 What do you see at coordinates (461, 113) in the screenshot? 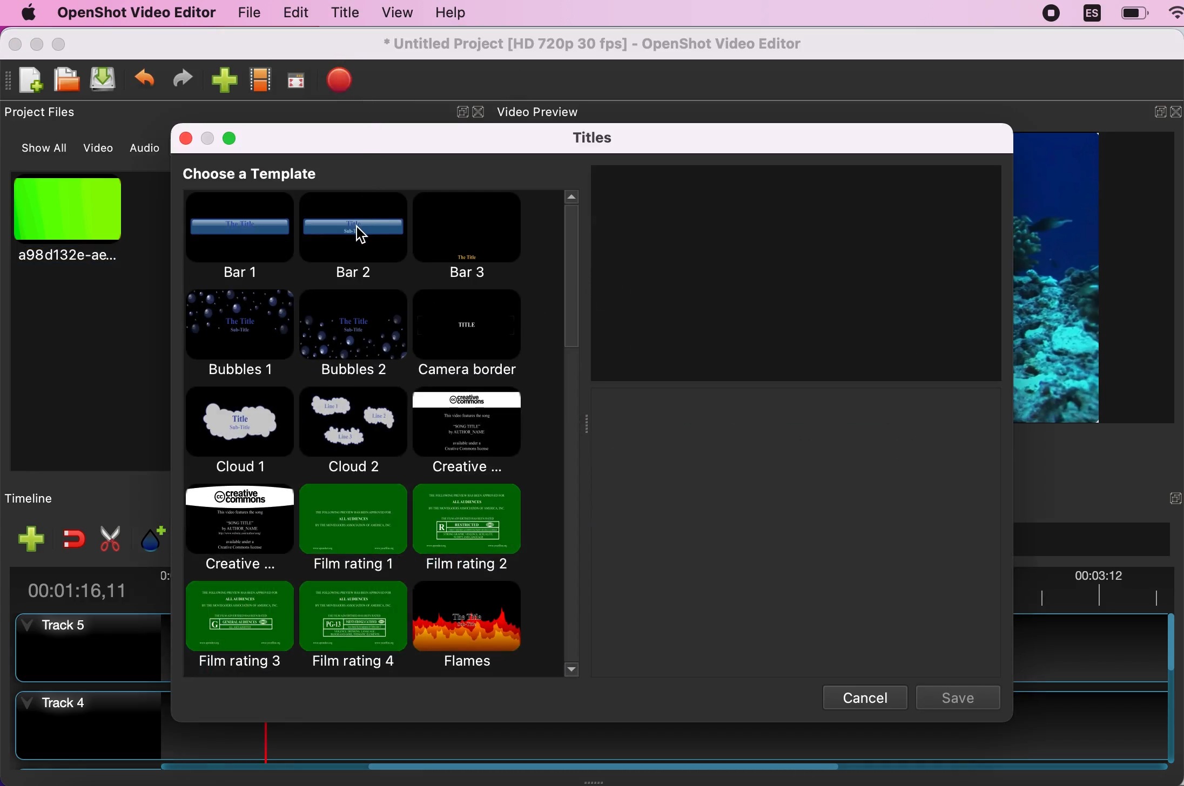
I see `hide/expand` at bounding box center [461, 113].